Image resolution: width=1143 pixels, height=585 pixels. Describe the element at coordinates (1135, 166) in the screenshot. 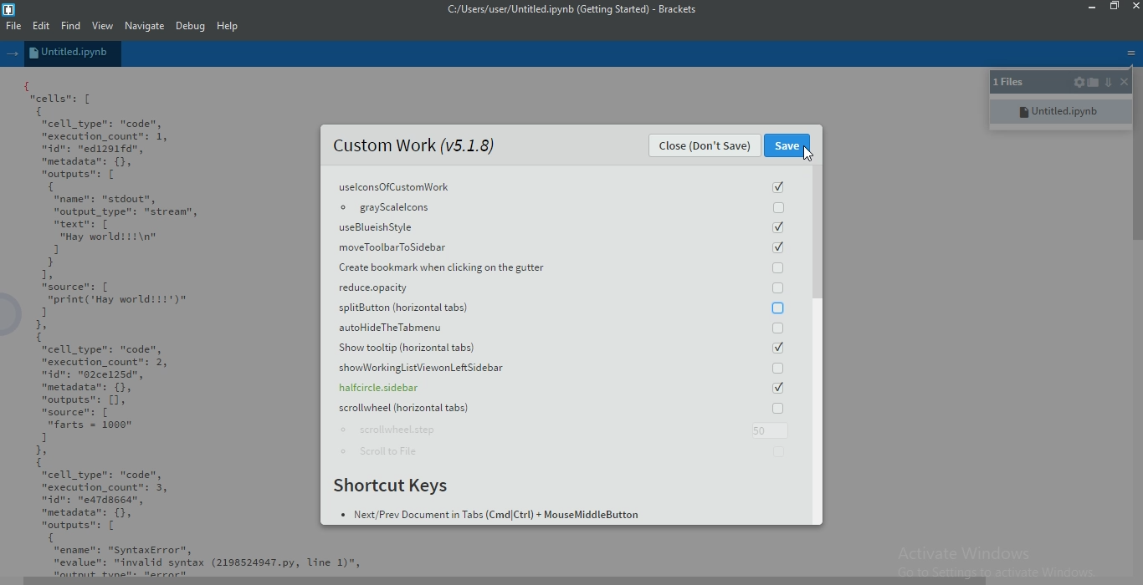

I see `scroll bar` at that location.